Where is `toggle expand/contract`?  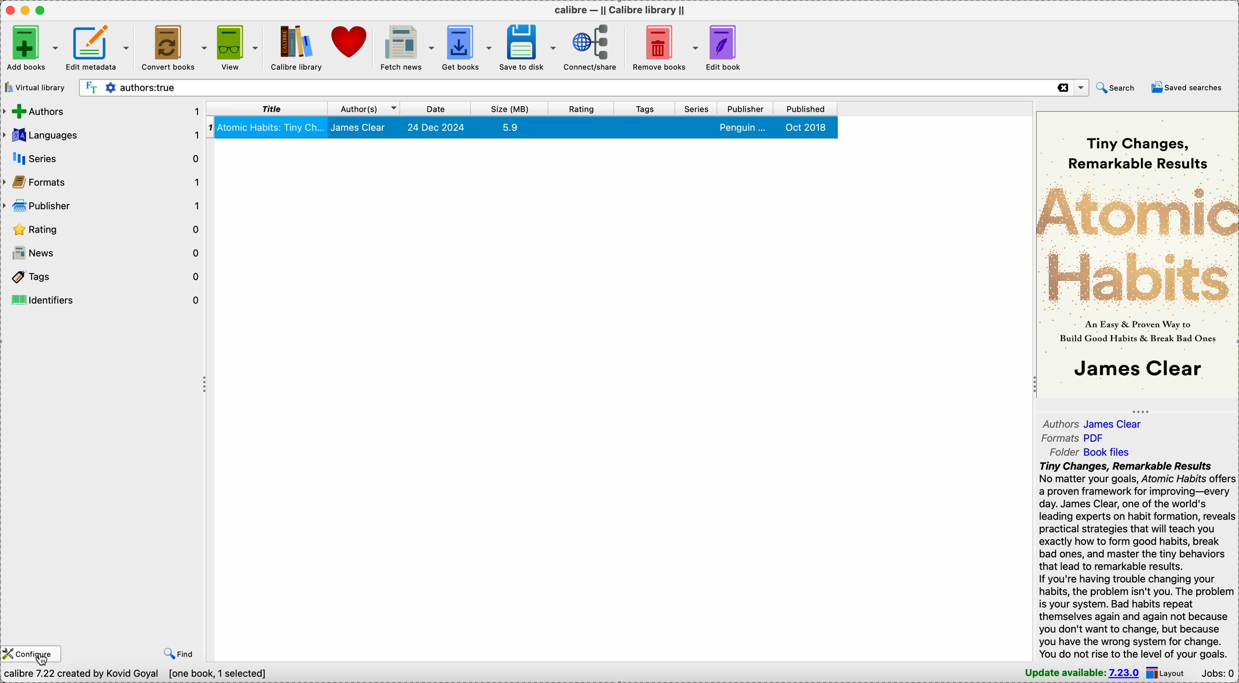 toggle expand/contract is located at coordinates (1033, 383).